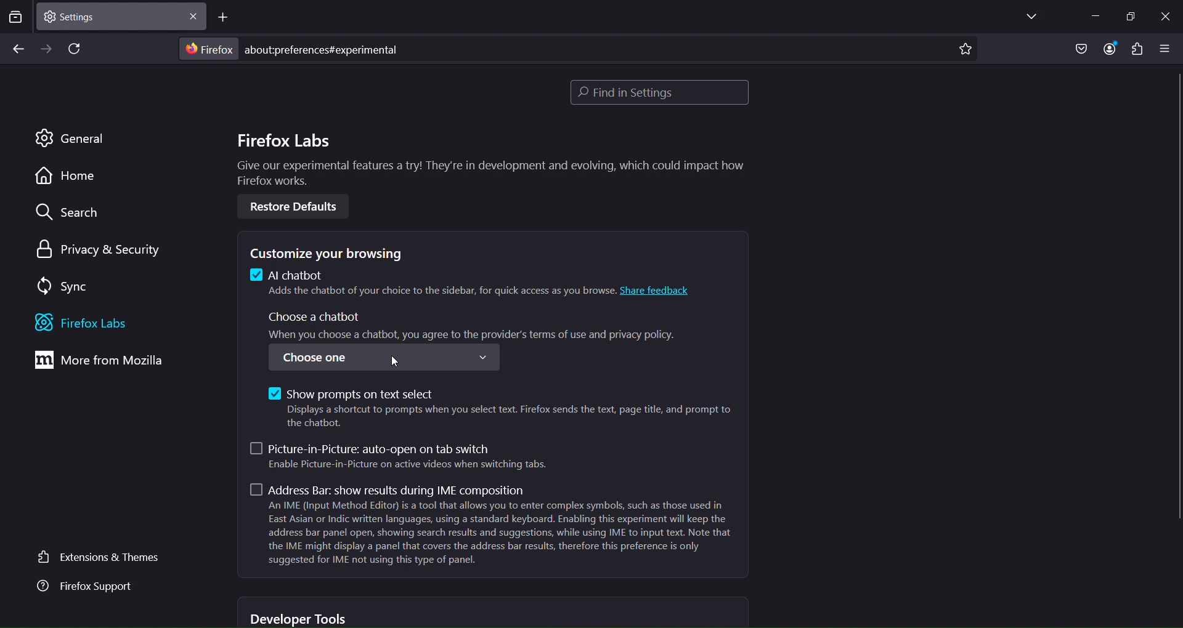 Image resolution: width=1183 pixels, height=628 pixels. I want to click on current tab, so click(81, 16).